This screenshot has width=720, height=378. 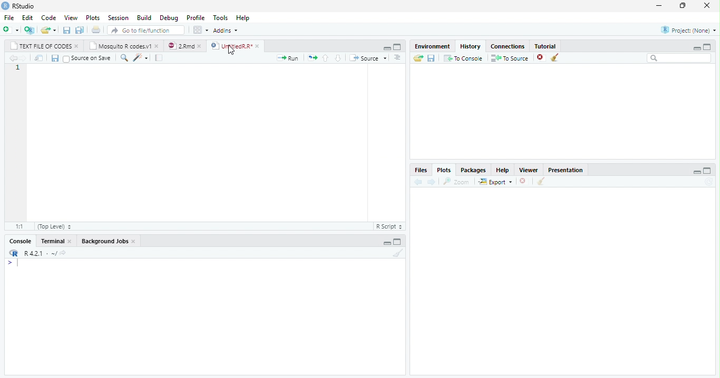 What do you see at coordinates (38, 59) in the screenshot?
I see `show in new window` at bounding box center [38, 59].